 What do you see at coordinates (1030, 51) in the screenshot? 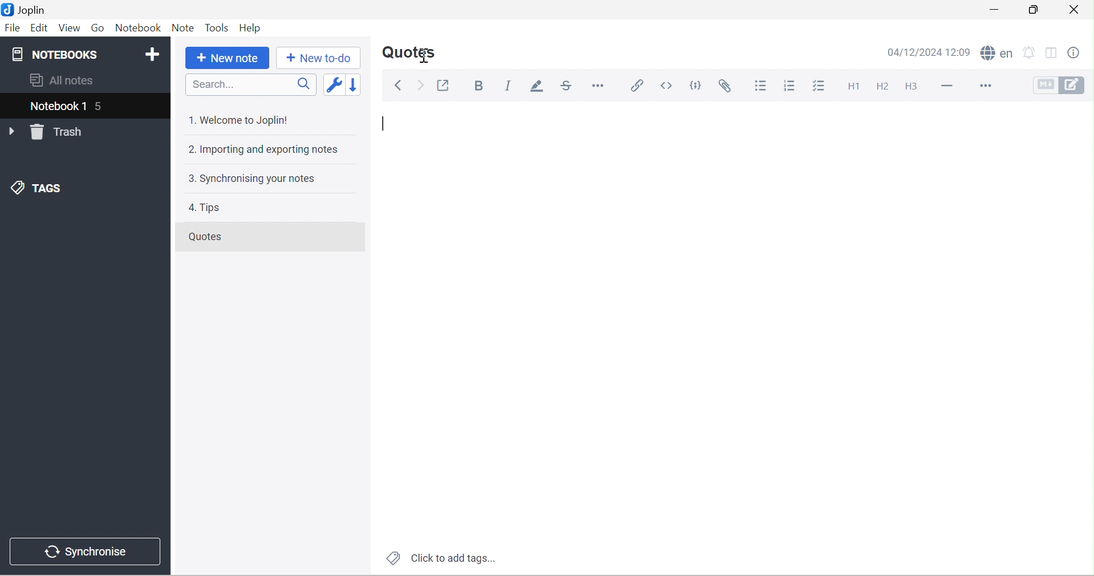
I see `set alarm` at bounding box center [1030, 51].